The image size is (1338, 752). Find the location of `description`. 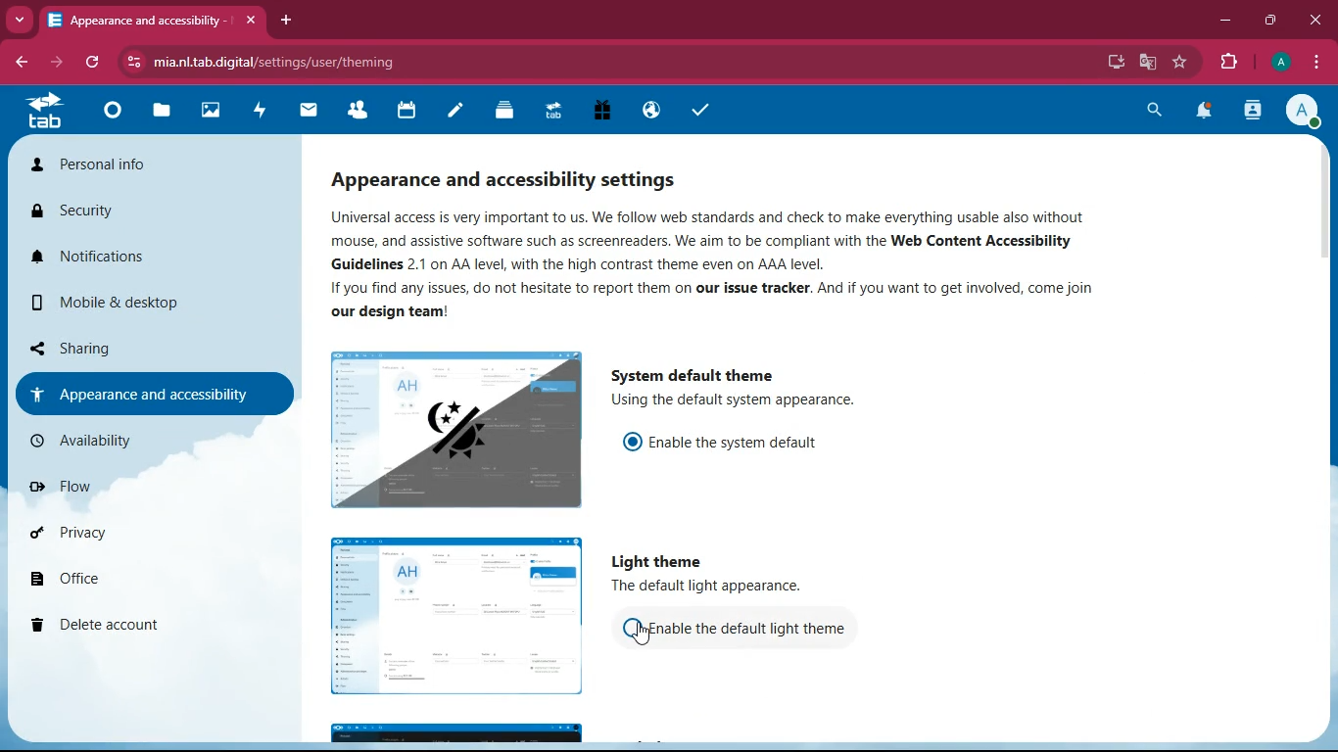

description is located at coordinates (741, 266).